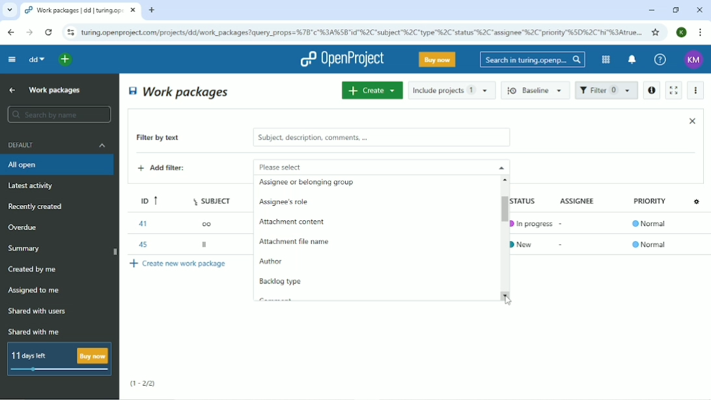 The image size is (711, 400). What do you see at coordinates (28, 33) in the screenshot?
I see `Forward` at bounding box center [28, 33].